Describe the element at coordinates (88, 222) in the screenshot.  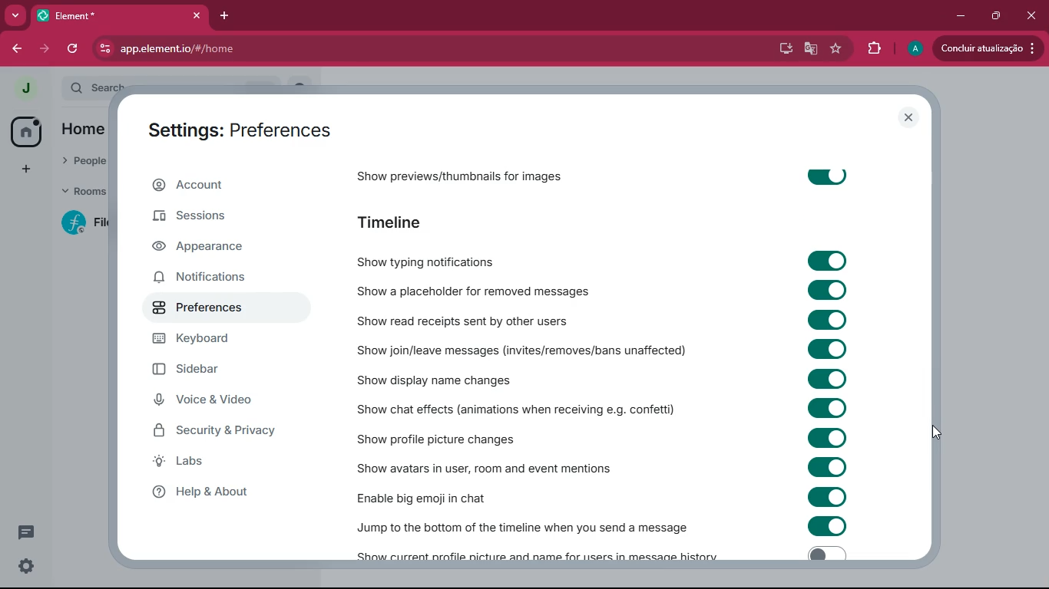
I see `file` at that location.